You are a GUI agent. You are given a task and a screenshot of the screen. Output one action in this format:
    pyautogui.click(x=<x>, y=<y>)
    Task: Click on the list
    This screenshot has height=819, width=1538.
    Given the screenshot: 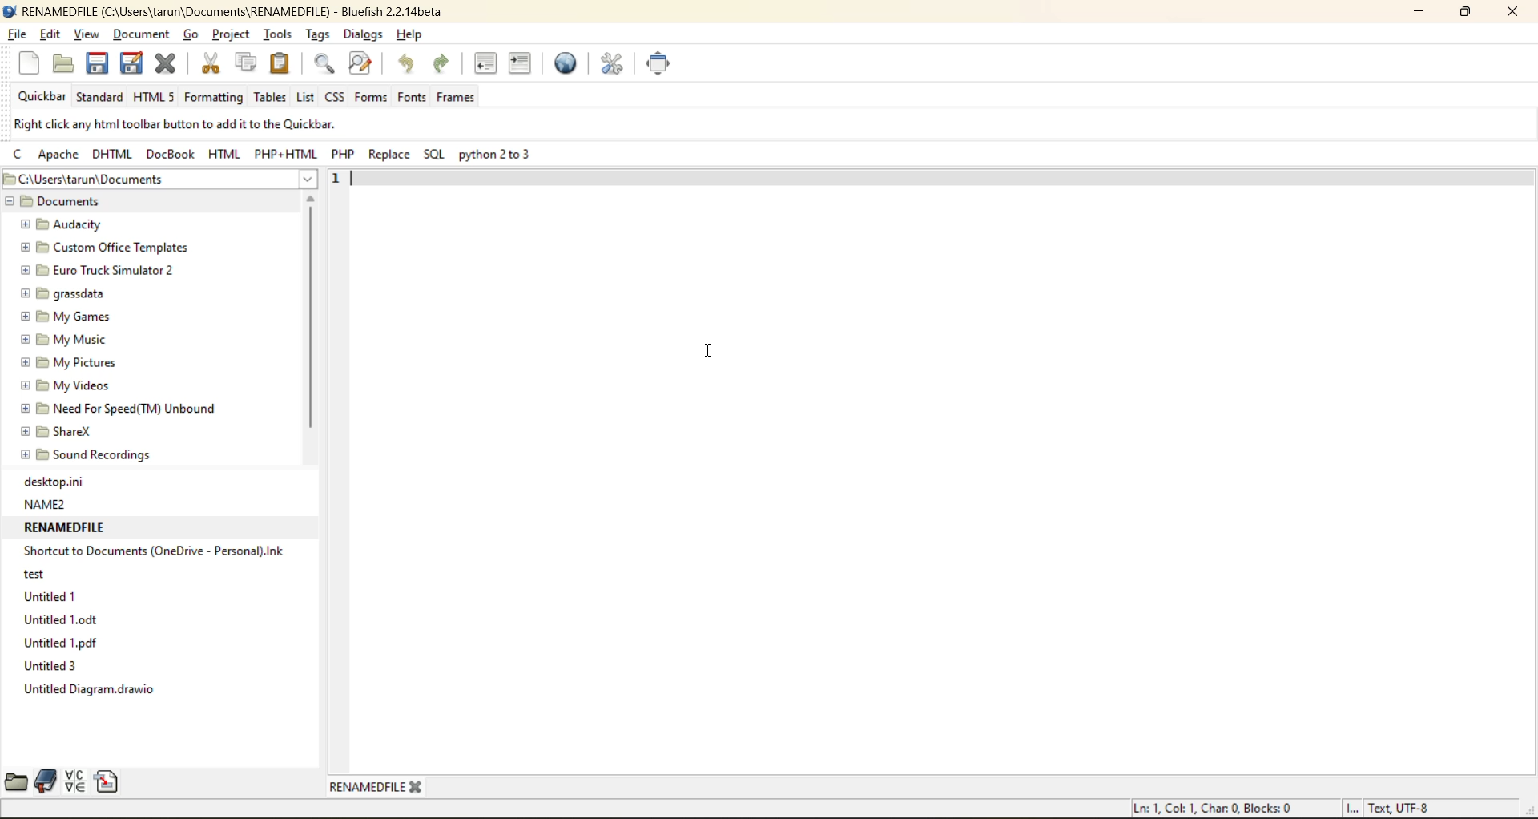 What is the action you would take?
    pyautogui.click(x=304, y=97)
    